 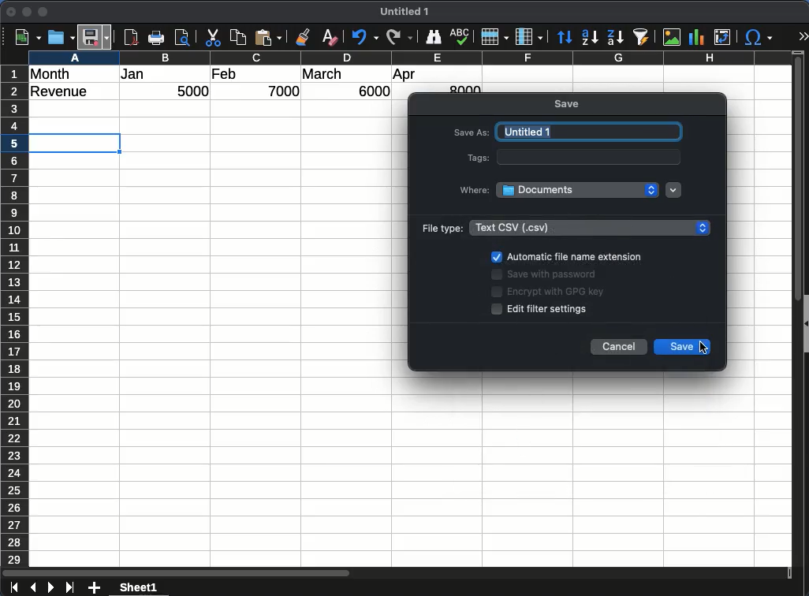 I want to click on Checkbox, so click(x=497, y=292).